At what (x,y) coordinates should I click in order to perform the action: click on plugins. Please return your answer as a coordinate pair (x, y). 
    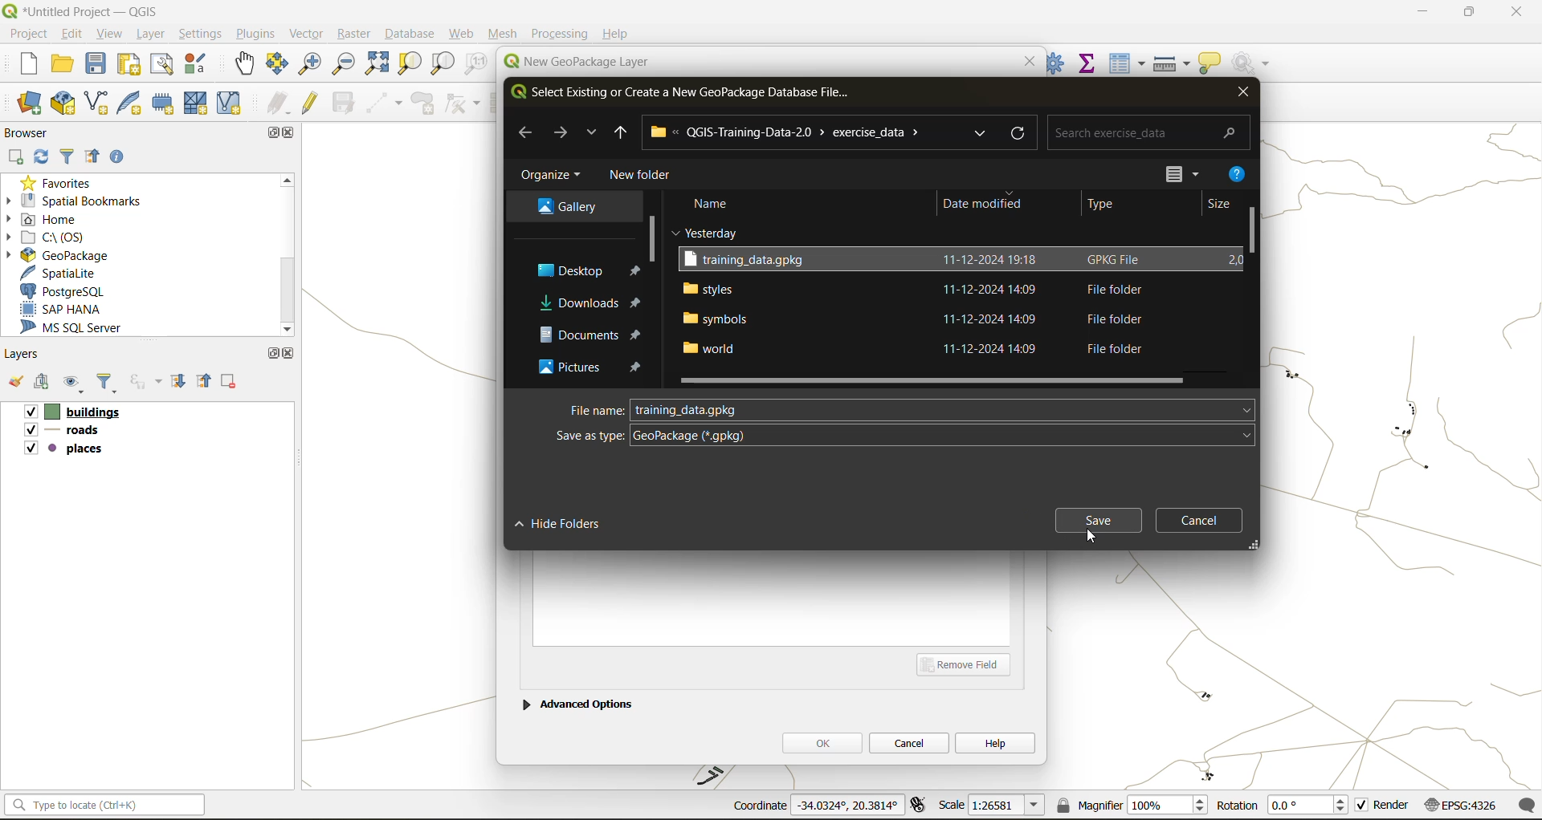
    Looking at the image, I should click on (255, 34).